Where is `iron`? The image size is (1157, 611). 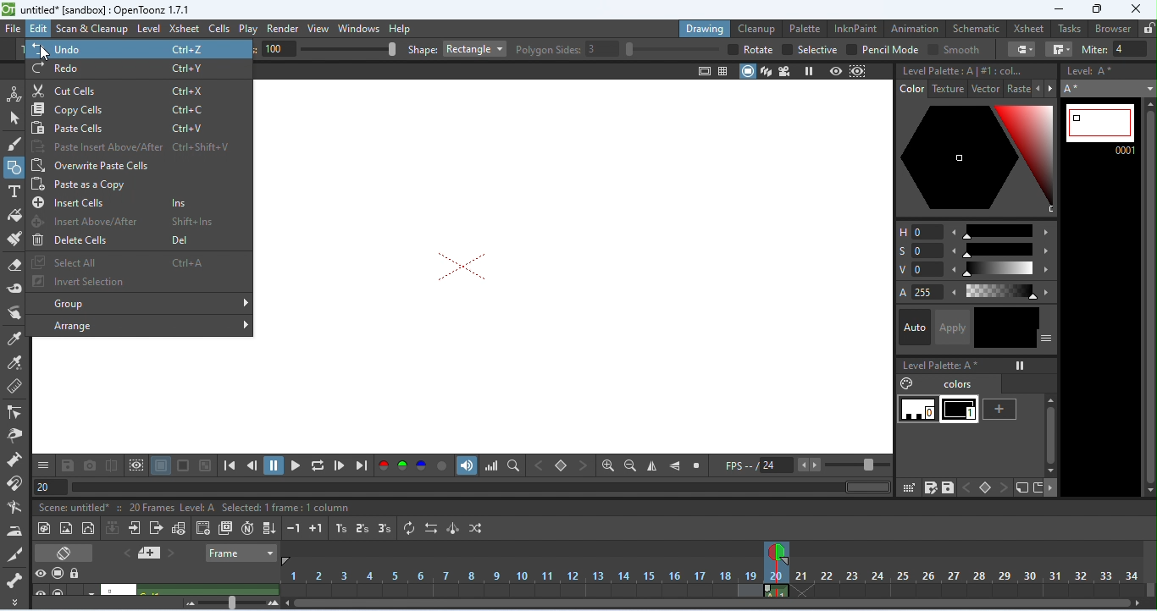 iron is located at coordinates (14, 531).